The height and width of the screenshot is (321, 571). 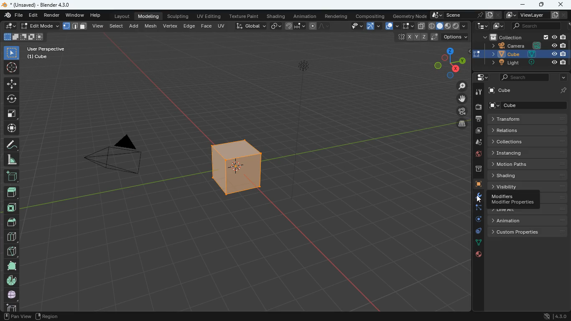 I want to click on head, so click(x=11, y=192).